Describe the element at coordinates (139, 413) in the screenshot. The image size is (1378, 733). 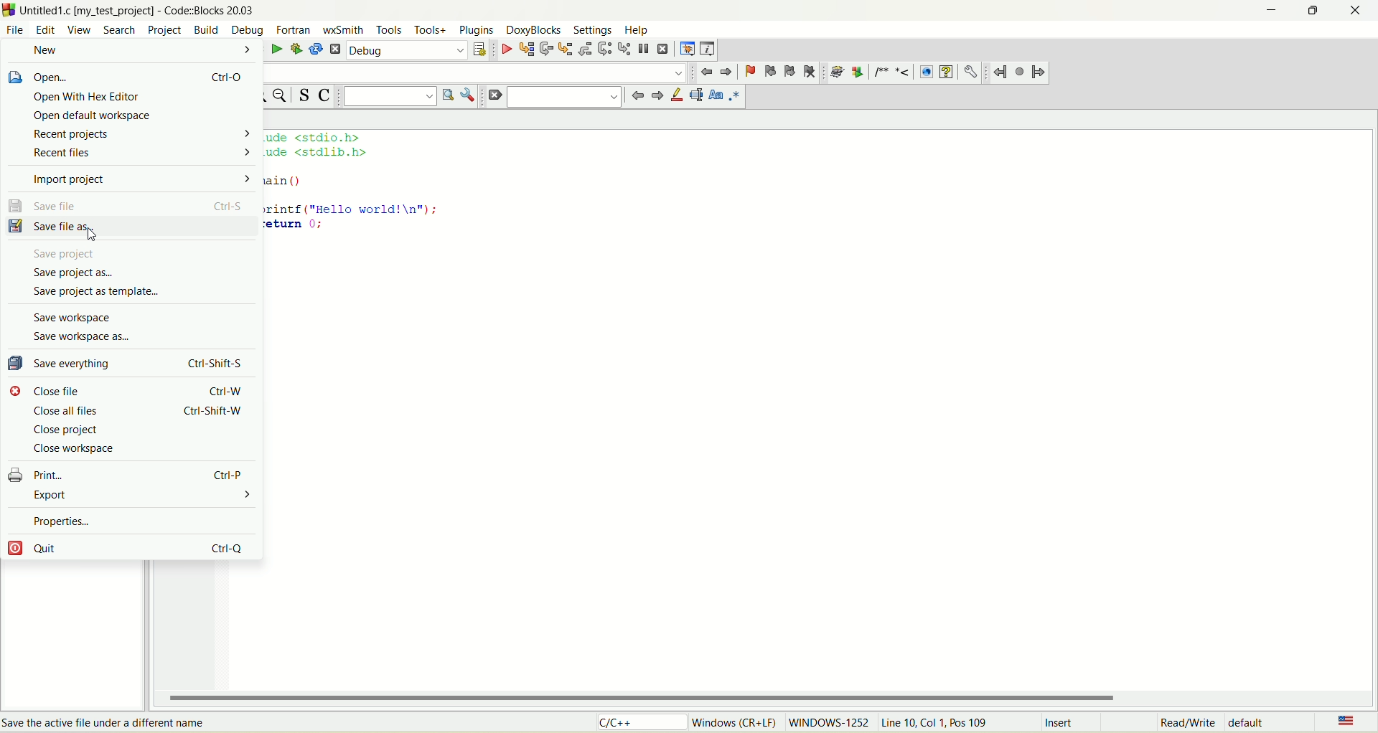
I see `close all files` at that location.